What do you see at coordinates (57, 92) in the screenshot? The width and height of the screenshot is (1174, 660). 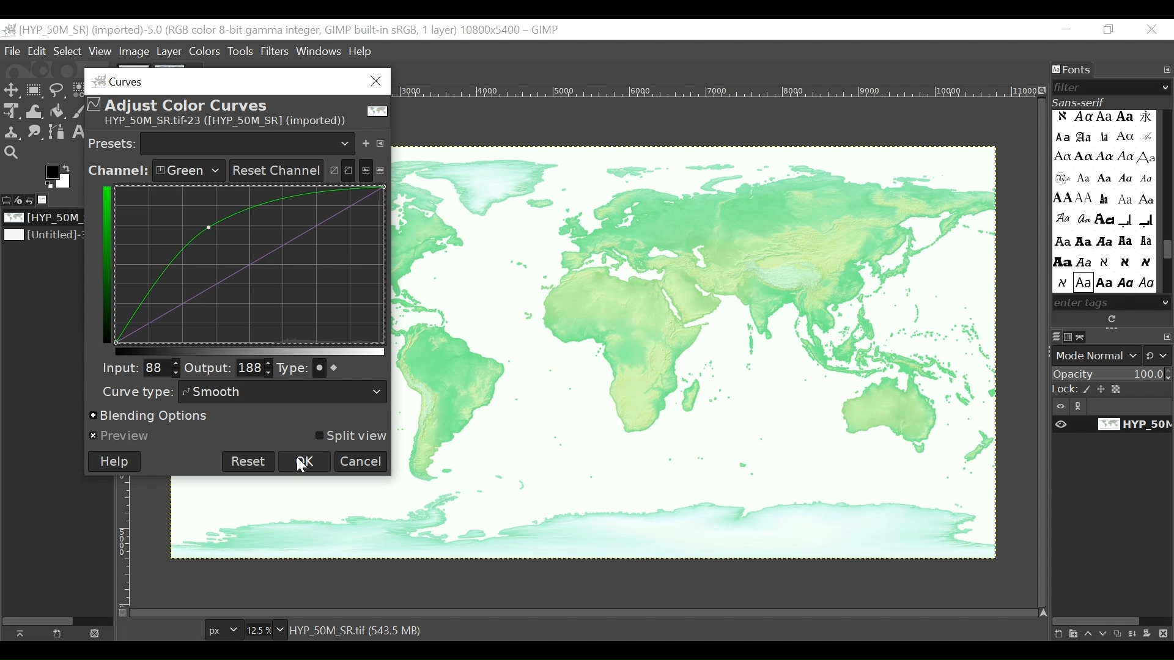 I see `Free To` at bounding box center [57, 92].